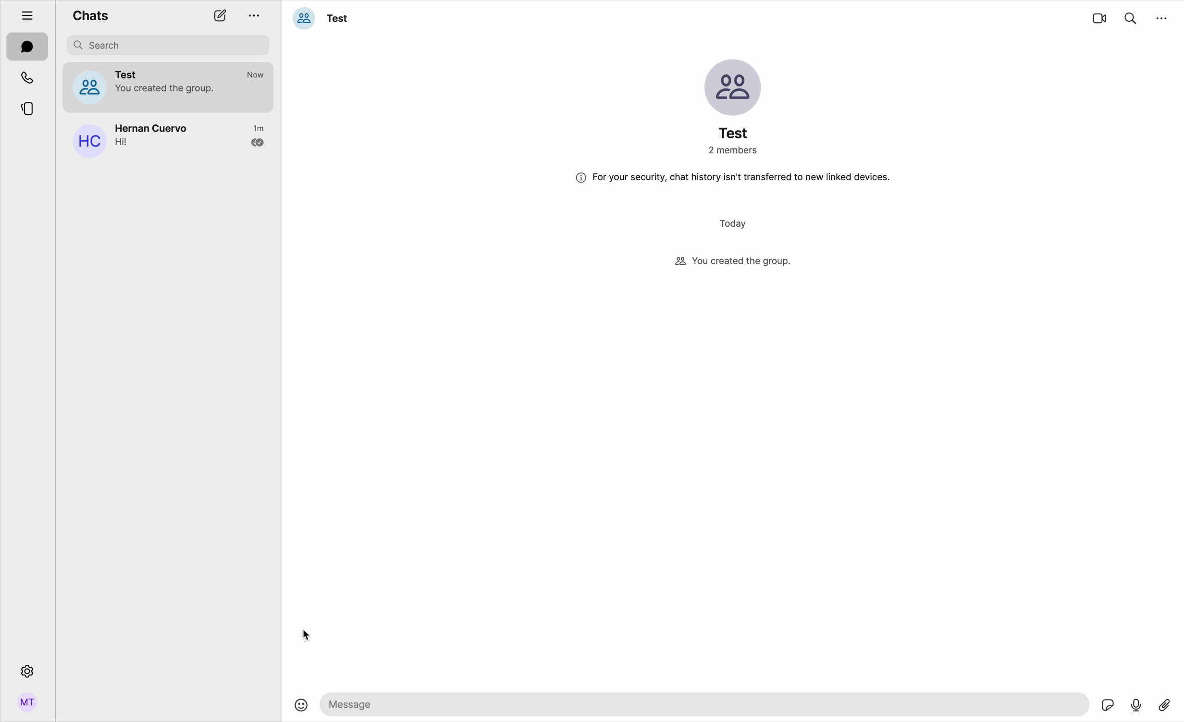 The image size is (1184, 722). What do you see at coordinates (27, 48) in the screenshot?
I see `chats` at bounding box center [27, 48].